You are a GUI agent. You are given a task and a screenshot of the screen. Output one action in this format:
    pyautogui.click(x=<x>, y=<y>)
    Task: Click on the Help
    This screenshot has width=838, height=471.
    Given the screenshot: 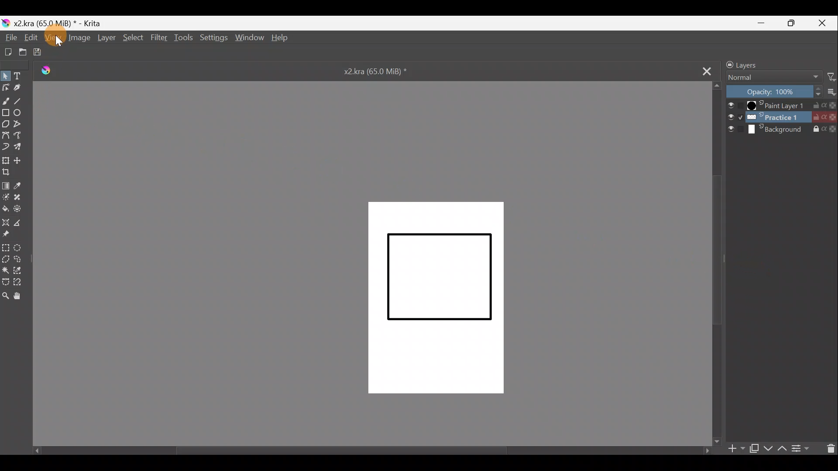 What is the action you would take?
    pyautogui.click(x=281, y=39)
    